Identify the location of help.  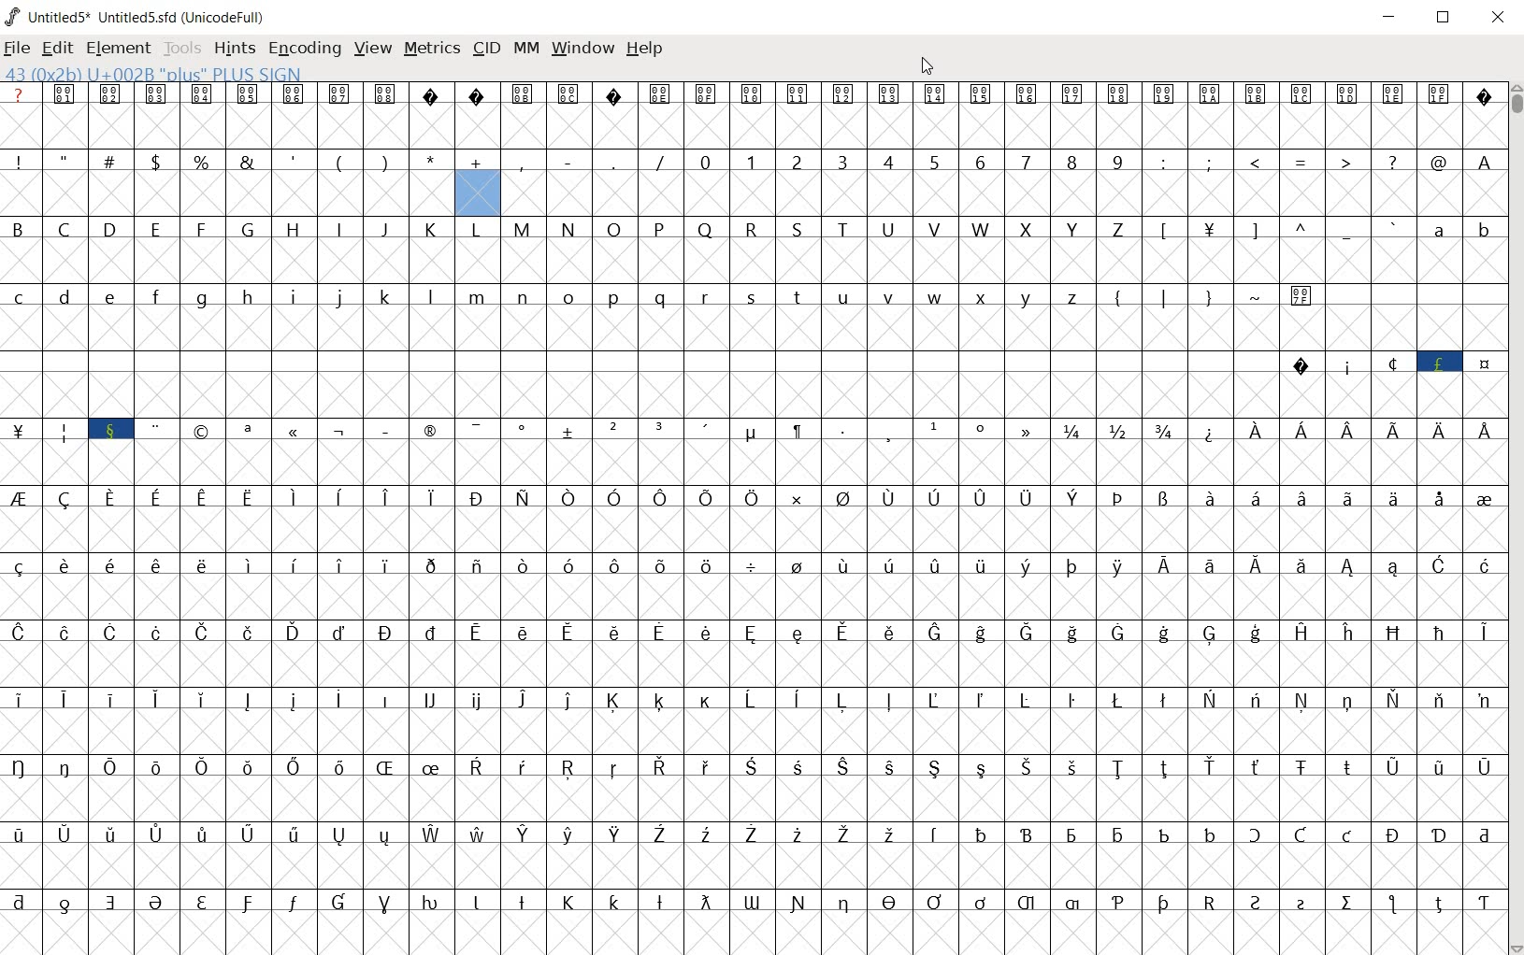
(645, 50).